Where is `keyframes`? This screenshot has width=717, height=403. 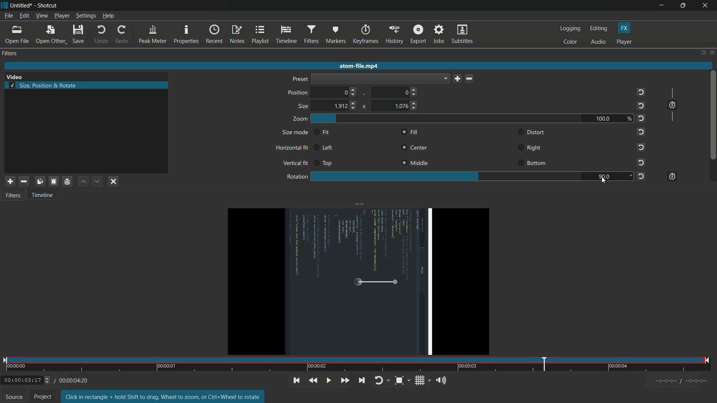
keyframes is located at coordinates (365, 35).